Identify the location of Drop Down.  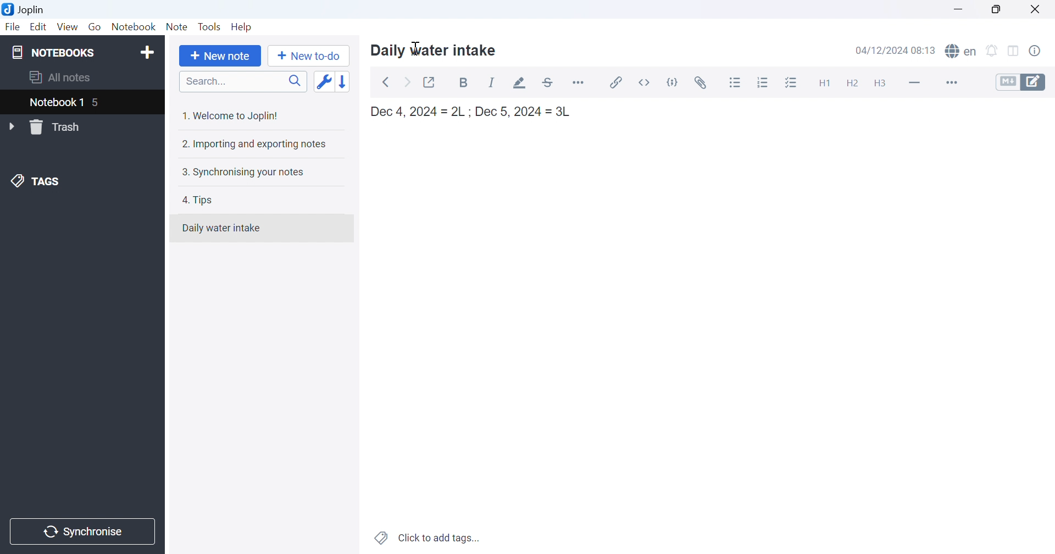
(11, 126).